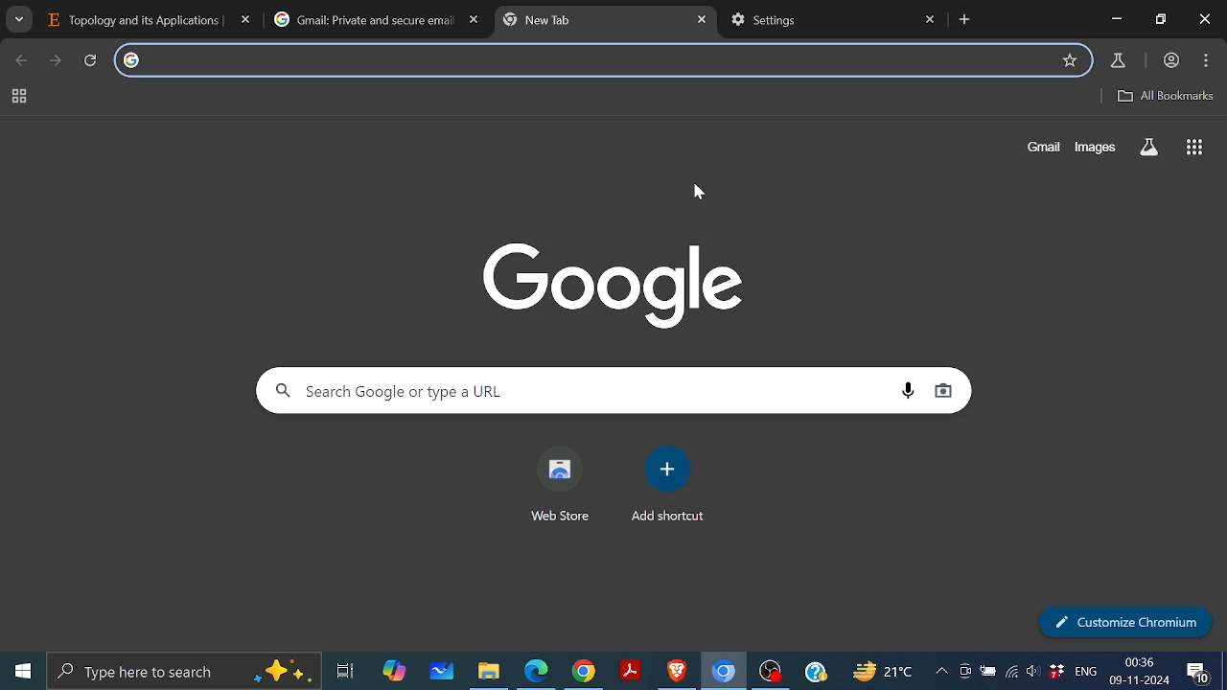 Image resolution: width=1227 pixels, height=690 pixels. What do you see at coordinates (56, 60) in the screenshot?
I see `Move to next page` at bounding box center [56, 60].